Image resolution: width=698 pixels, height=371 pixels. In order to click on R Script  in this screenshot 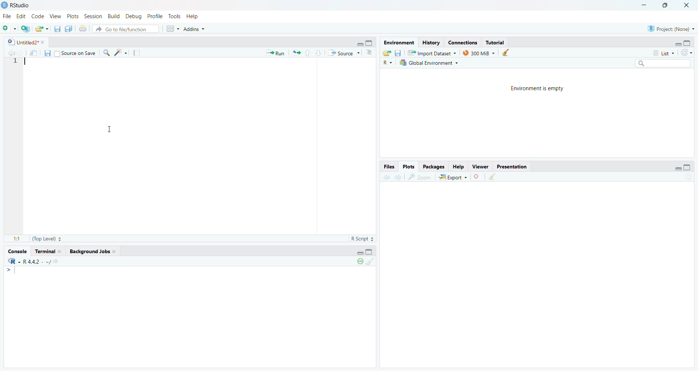, I will do `click(359, 239)`.